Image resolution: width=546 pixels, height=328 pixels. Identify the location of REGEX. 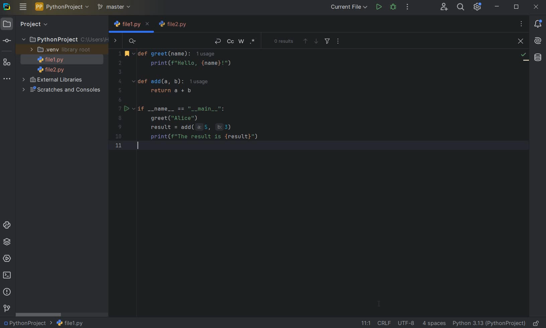
(253, 42).